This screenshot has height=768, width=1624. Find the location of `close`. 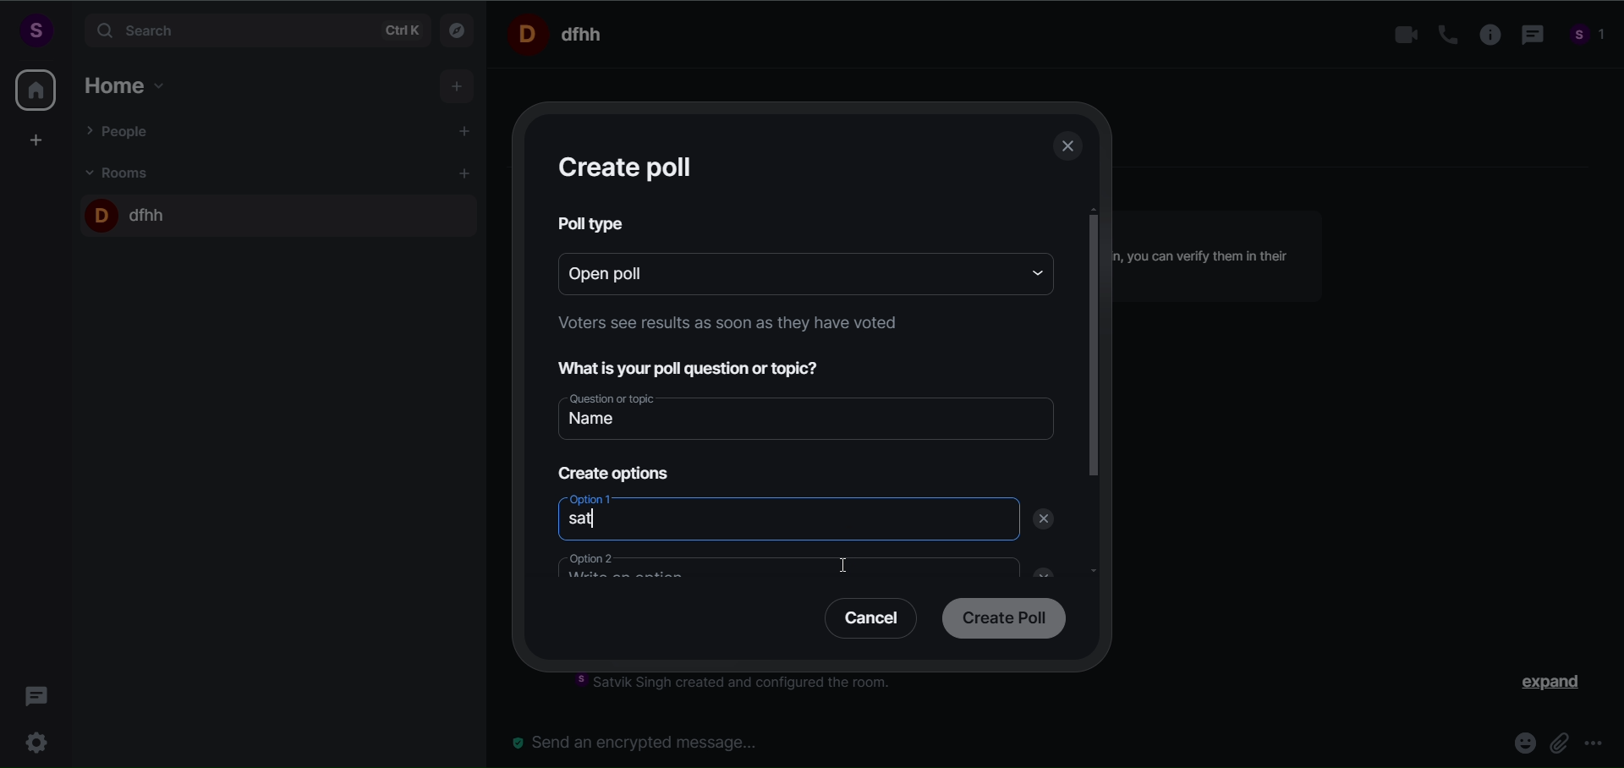

close is located at coordinates (1038, 570).